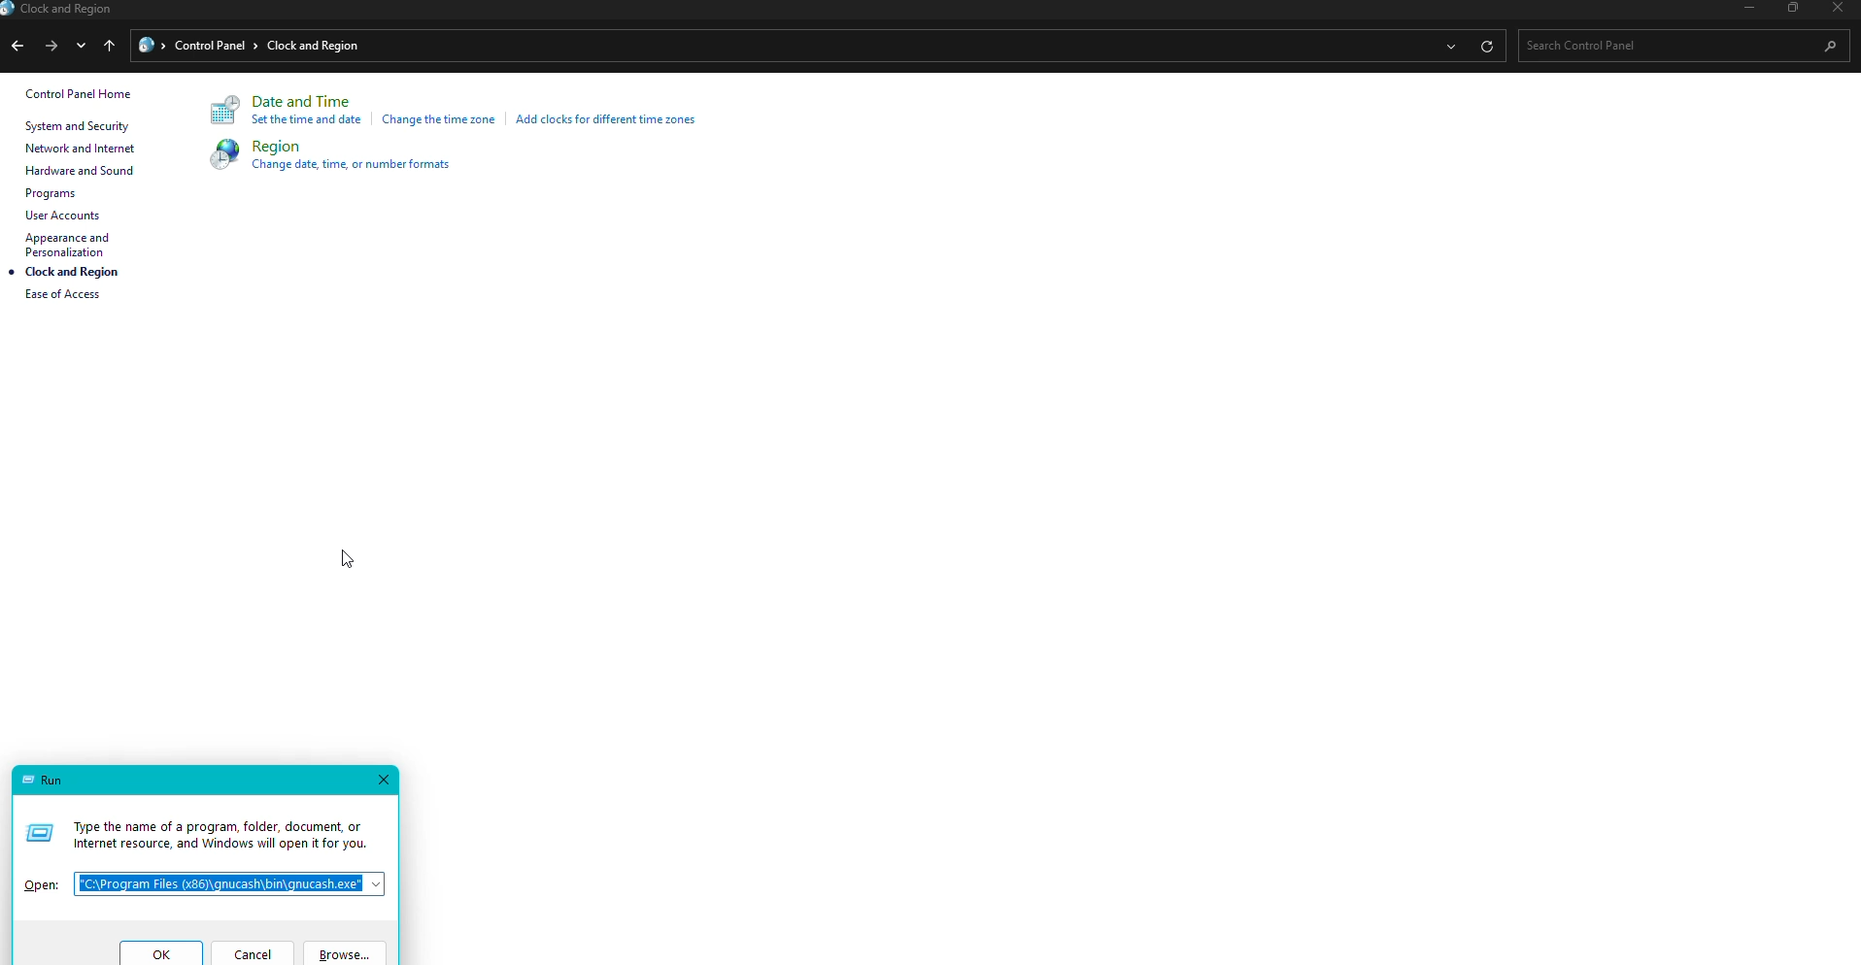 The height and width of the screenshot is (965, 1861). What do you see at coordinates (1676, 45) in the screenshot?
I see `Search bar` at bounding box center [1676, 45].